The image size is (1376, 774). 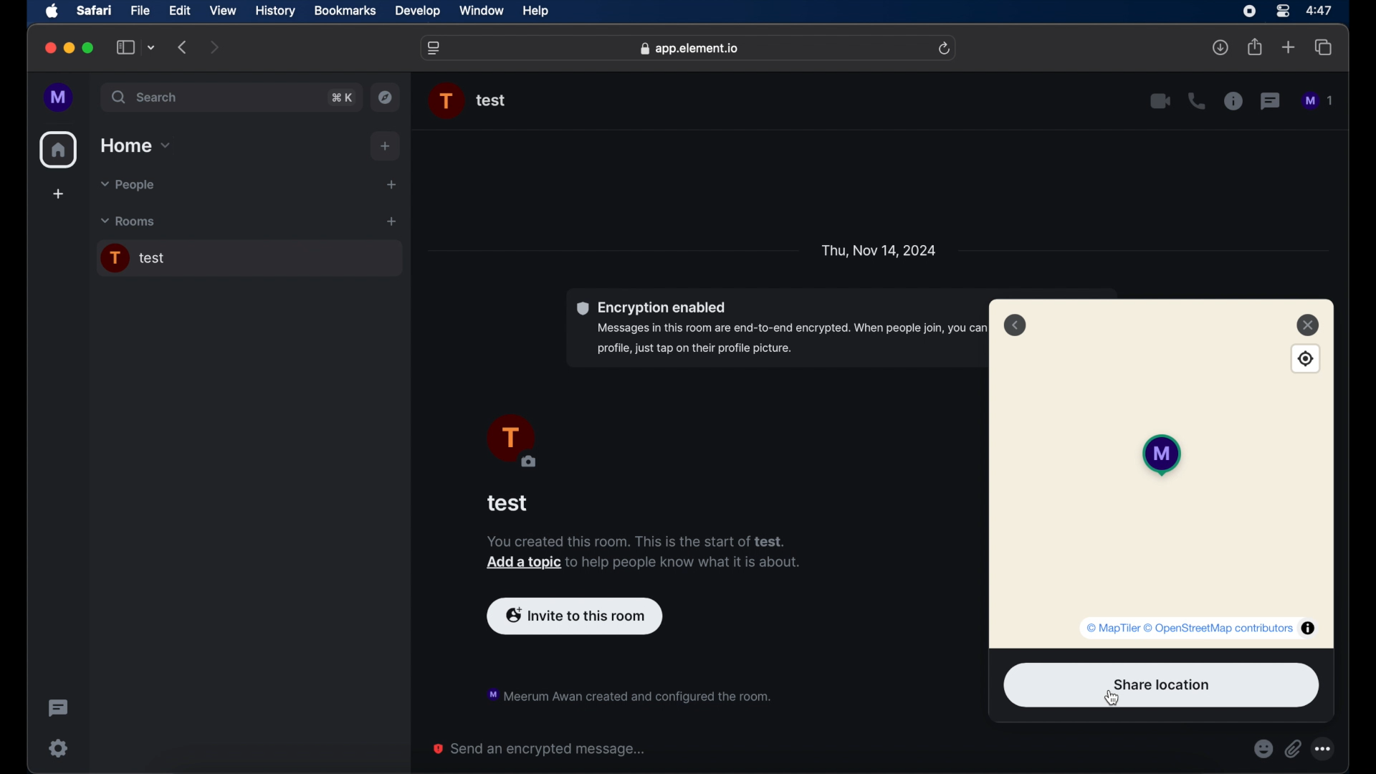 What do you see at coordinates (1116, 700) in the screenshot?
I see `Cursor` at bounding box center [1116, 700].